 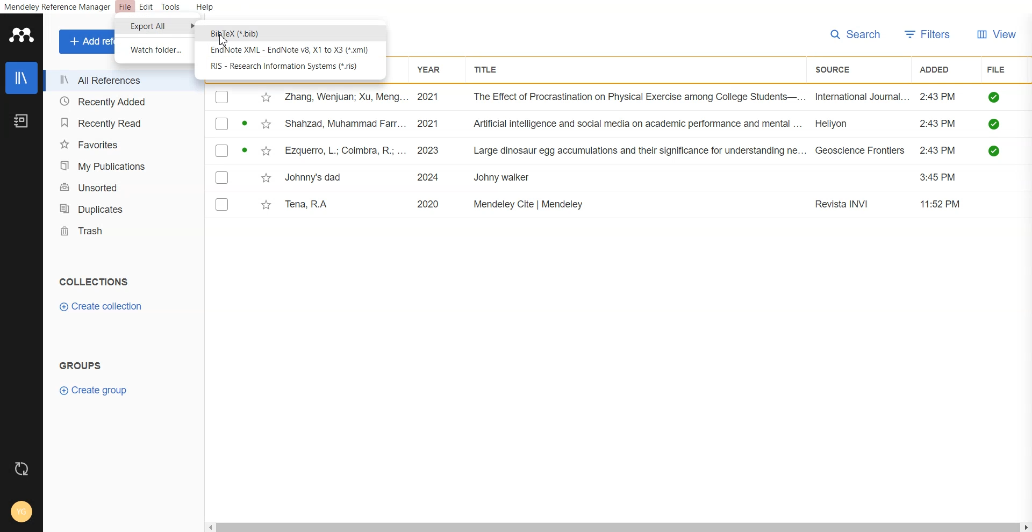 What do you see at coordinates (209, 527) in the screenshot?
I see `scroll left` at bounding box center [209, 527].